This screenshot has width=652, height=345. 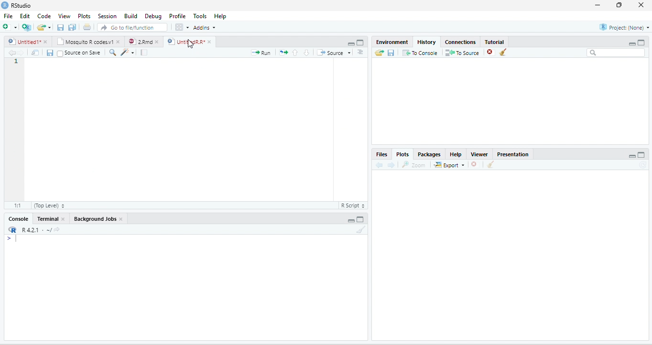 What do you see at coordinates (87, 27) in the screenshot?
I see `Print the current file` at bounding box center [87, 27].